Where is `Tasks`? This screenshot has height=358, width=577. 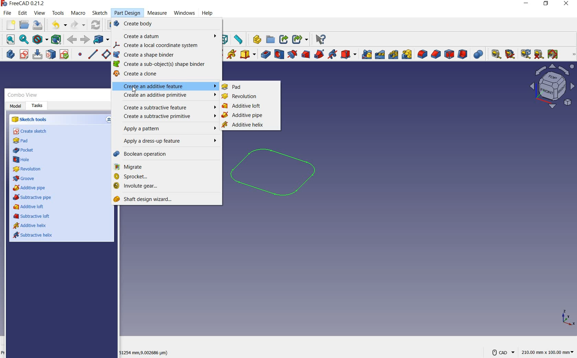
Tasks is located at coordinates (37, 105).